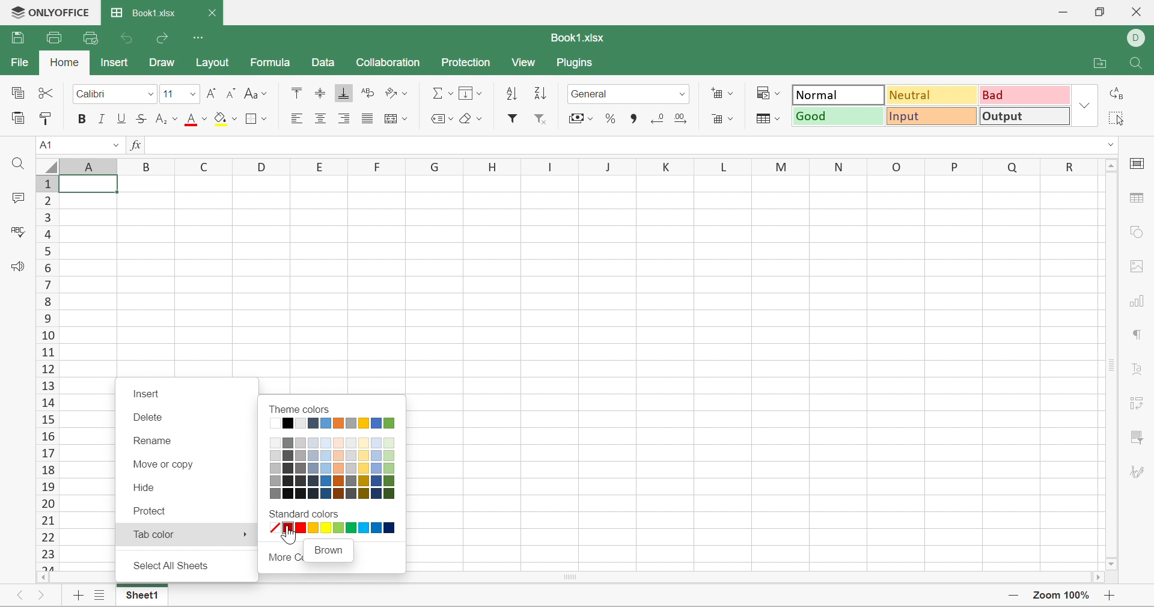 The height and width of the screenshot is (607, 1154). I want to click on Delete cell, so click(724, 120).